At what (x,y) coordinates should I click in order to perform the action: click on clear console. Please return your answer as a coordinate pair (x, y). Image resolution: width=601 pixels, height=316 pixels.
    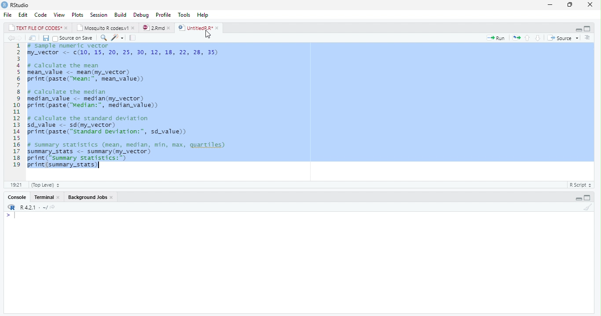
    Looking at the image, I should click on (588, 207).